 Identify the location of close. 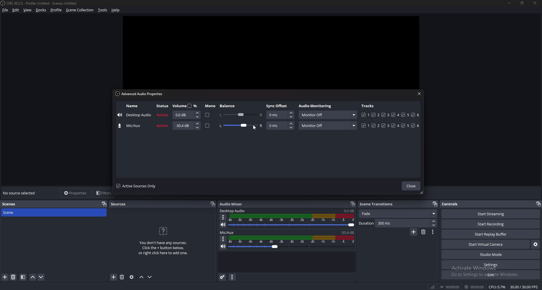
(536, 3).